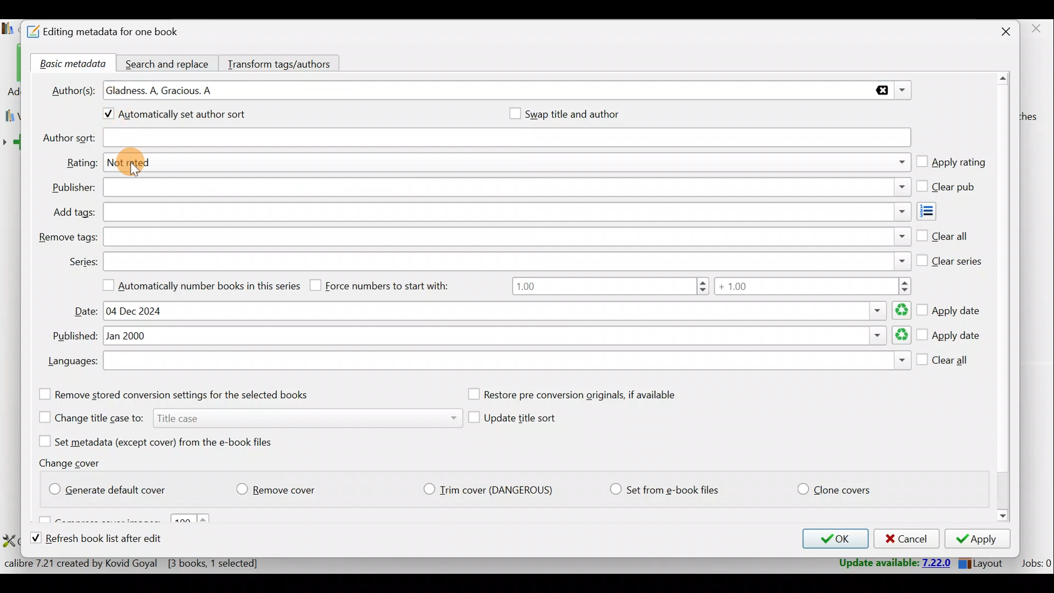 Image resolution: width=1054 pixels, height=593 pixels. I want to click on Series:, so click(82, 262).